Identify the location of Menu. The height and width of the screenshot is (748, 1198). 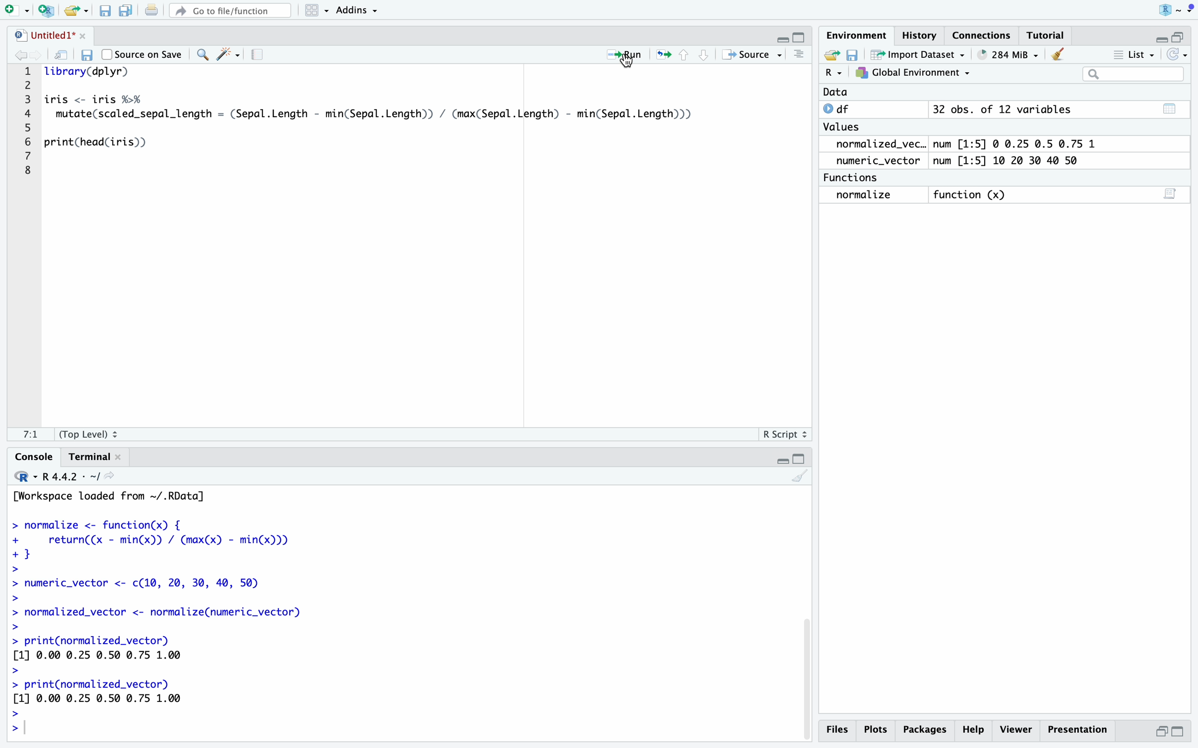
(317, 10).